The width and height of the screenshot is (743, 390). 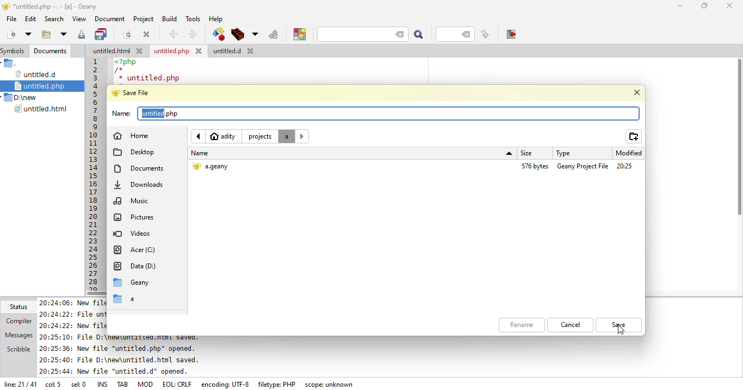 I want to click on close, so click(x=637, y=91).